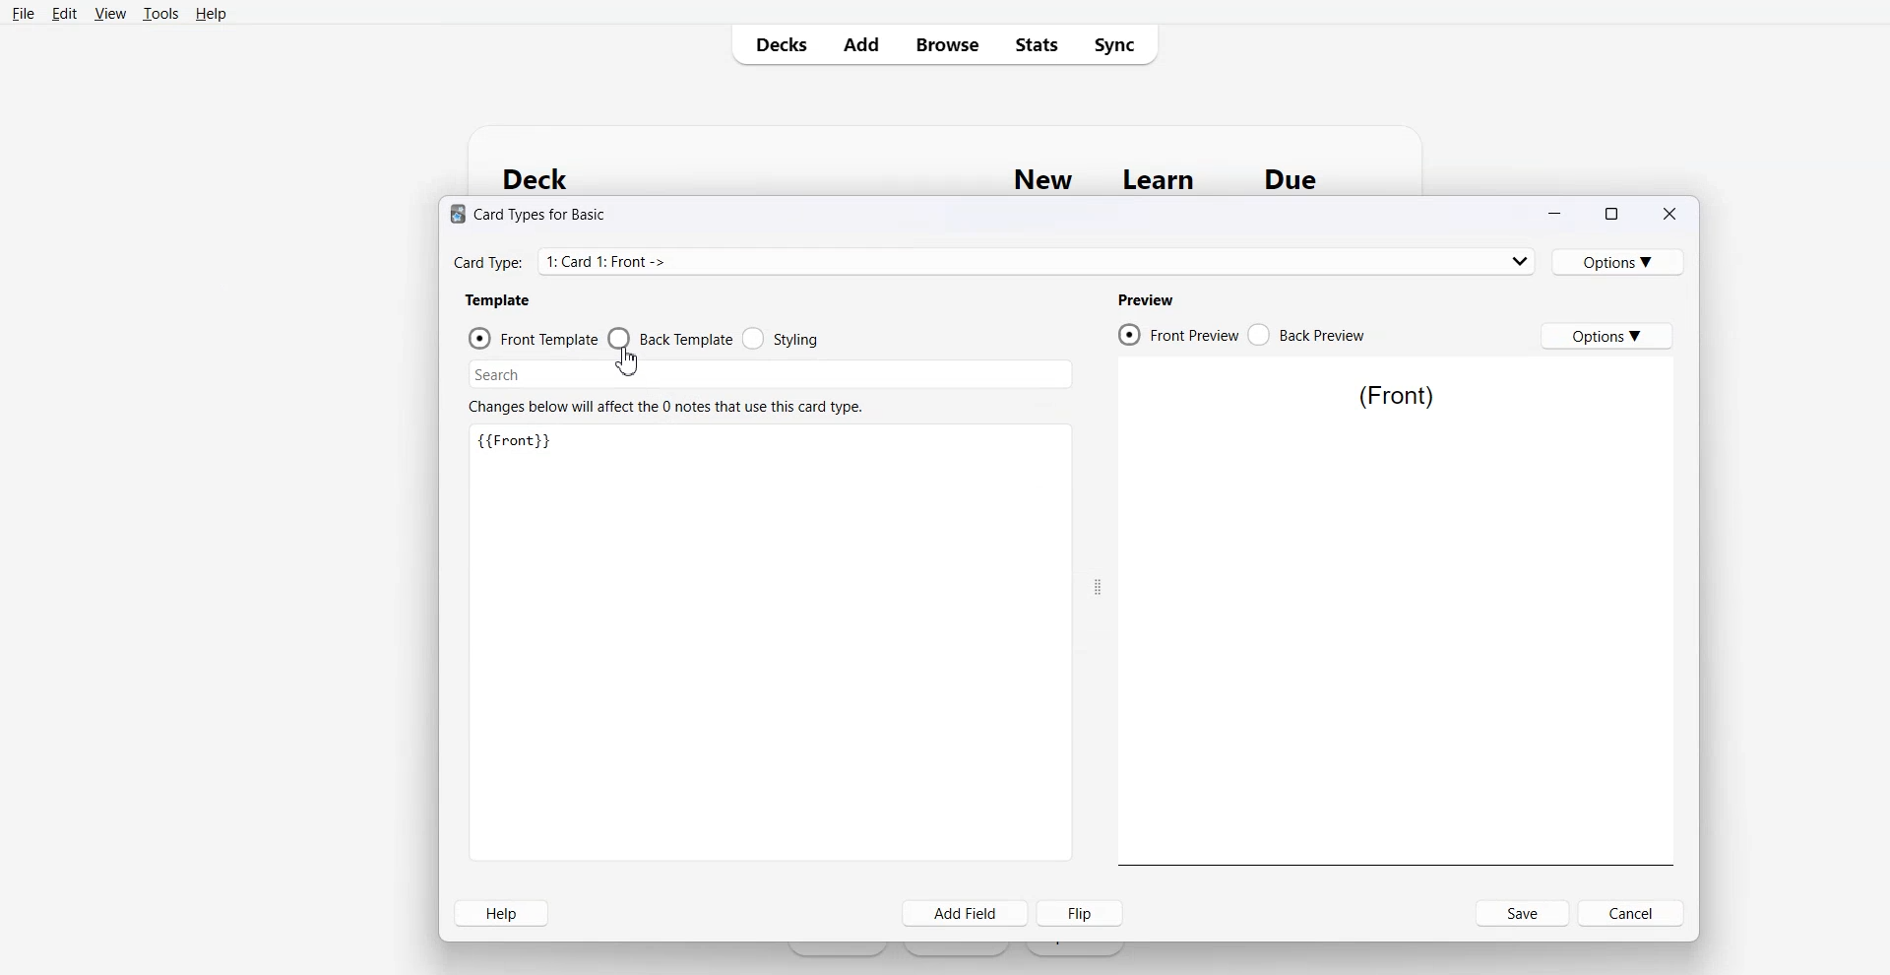  What do you see at coordinates (1606, 336) in the screenshot?
I see `Options` at bounding box center [1606, 336].